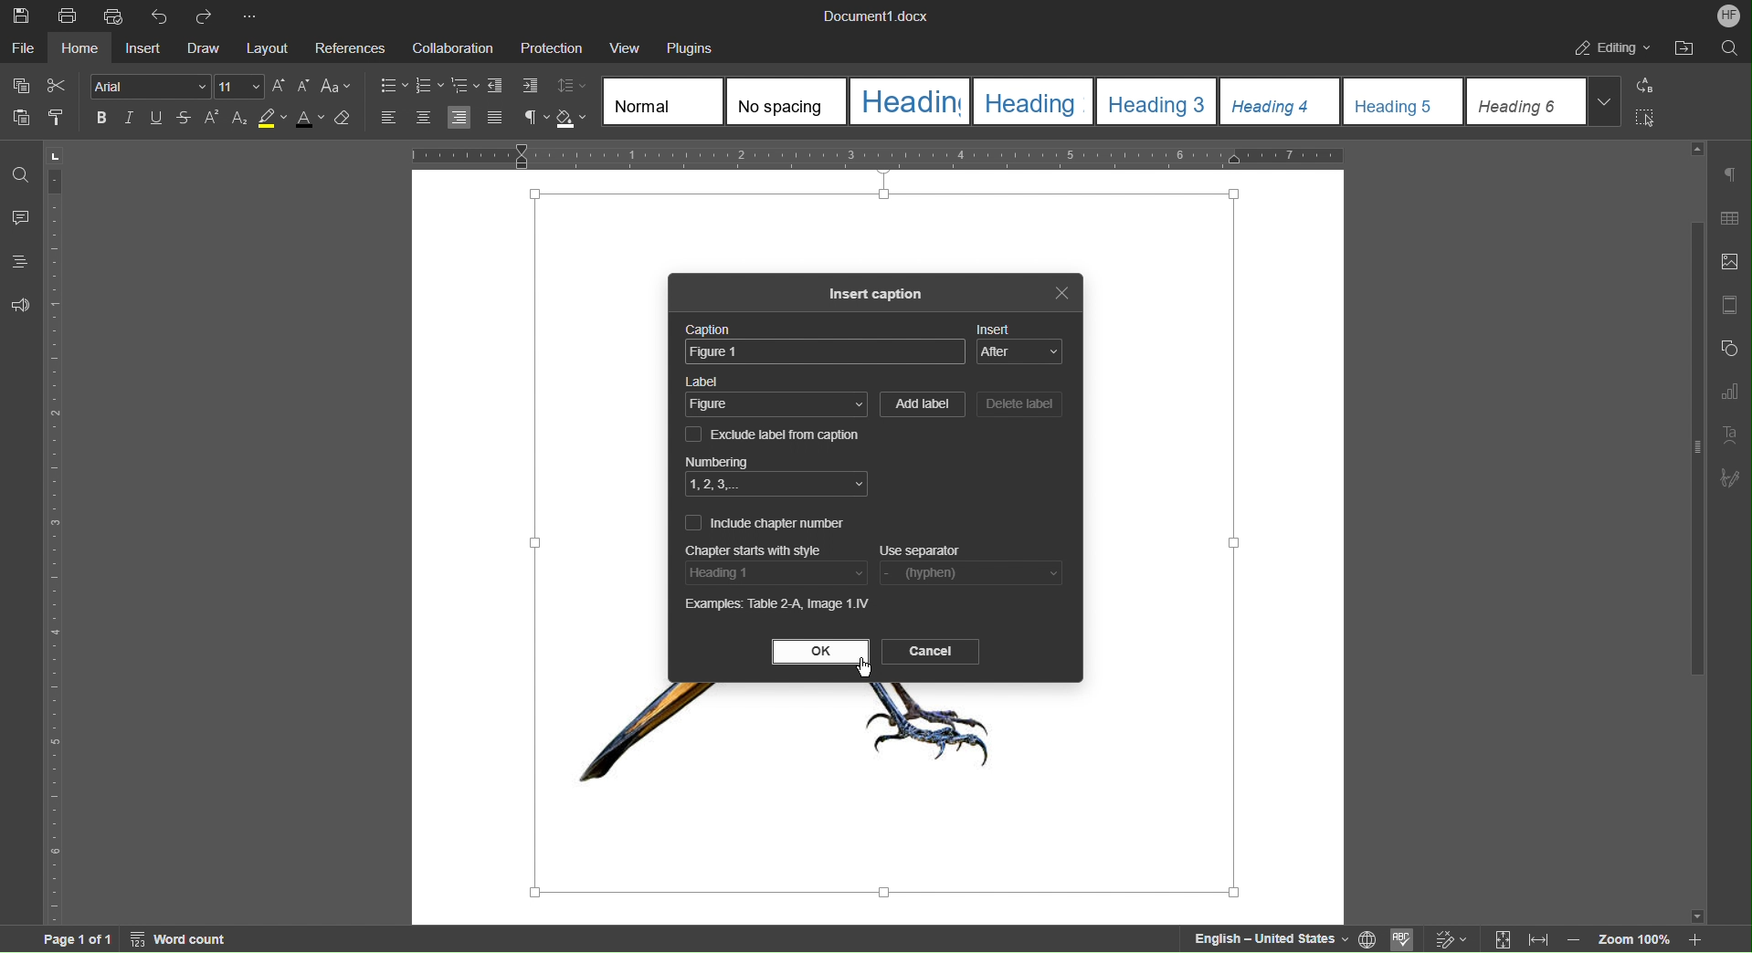 This screenshot has width=1752, height=953. What do you see at coordinates (80, 50) in the screenshot?
I see `Home` at bounding box center [80, 50].